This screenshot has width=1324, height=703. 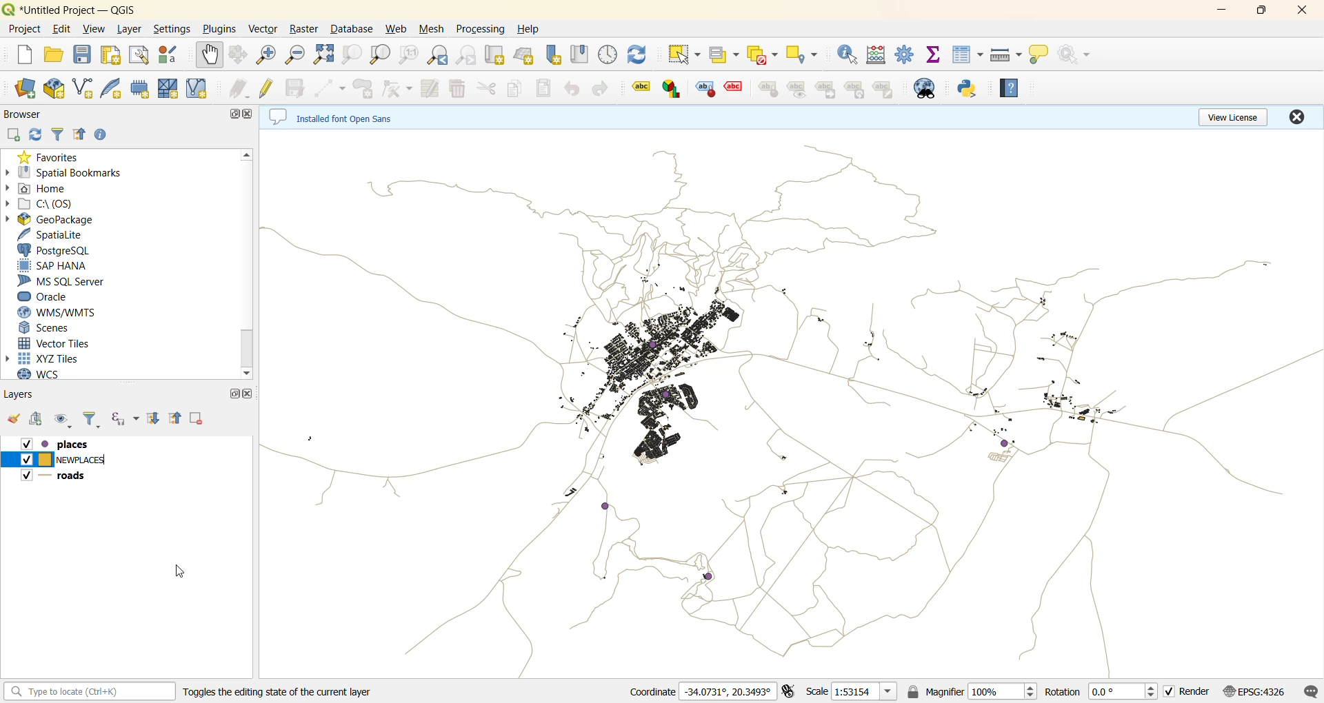 I want to click on style, so click(x=767, y=88).